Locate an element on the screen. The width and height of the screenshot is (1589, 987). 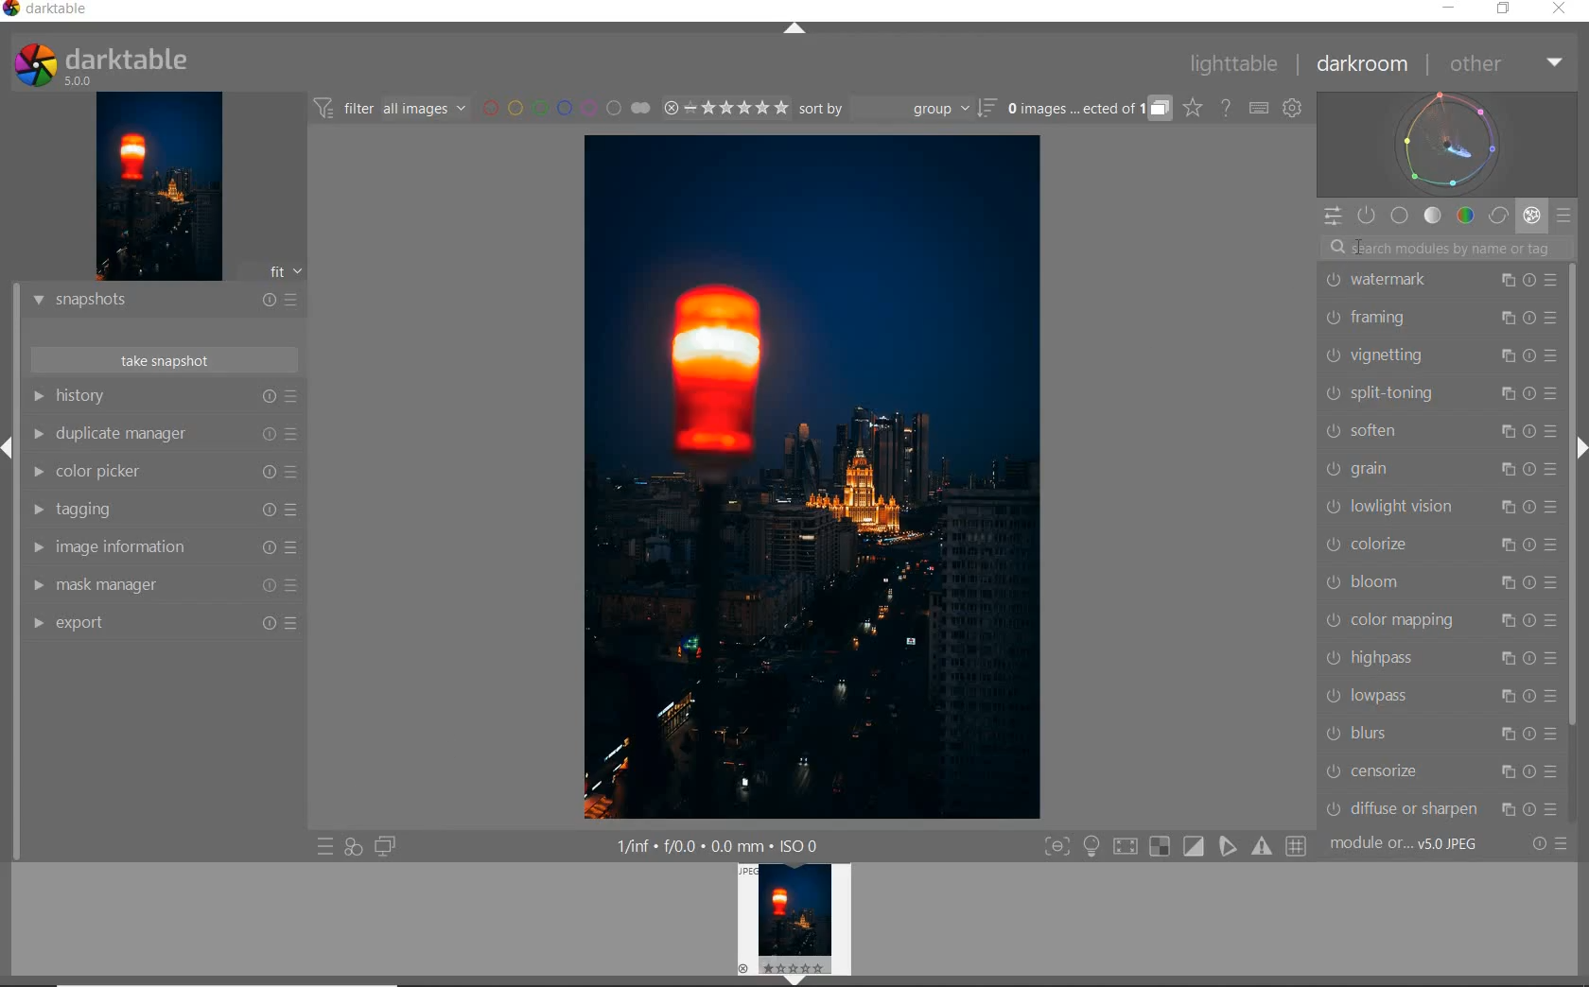
Multiple instance is located at coordinates (1505, 509).